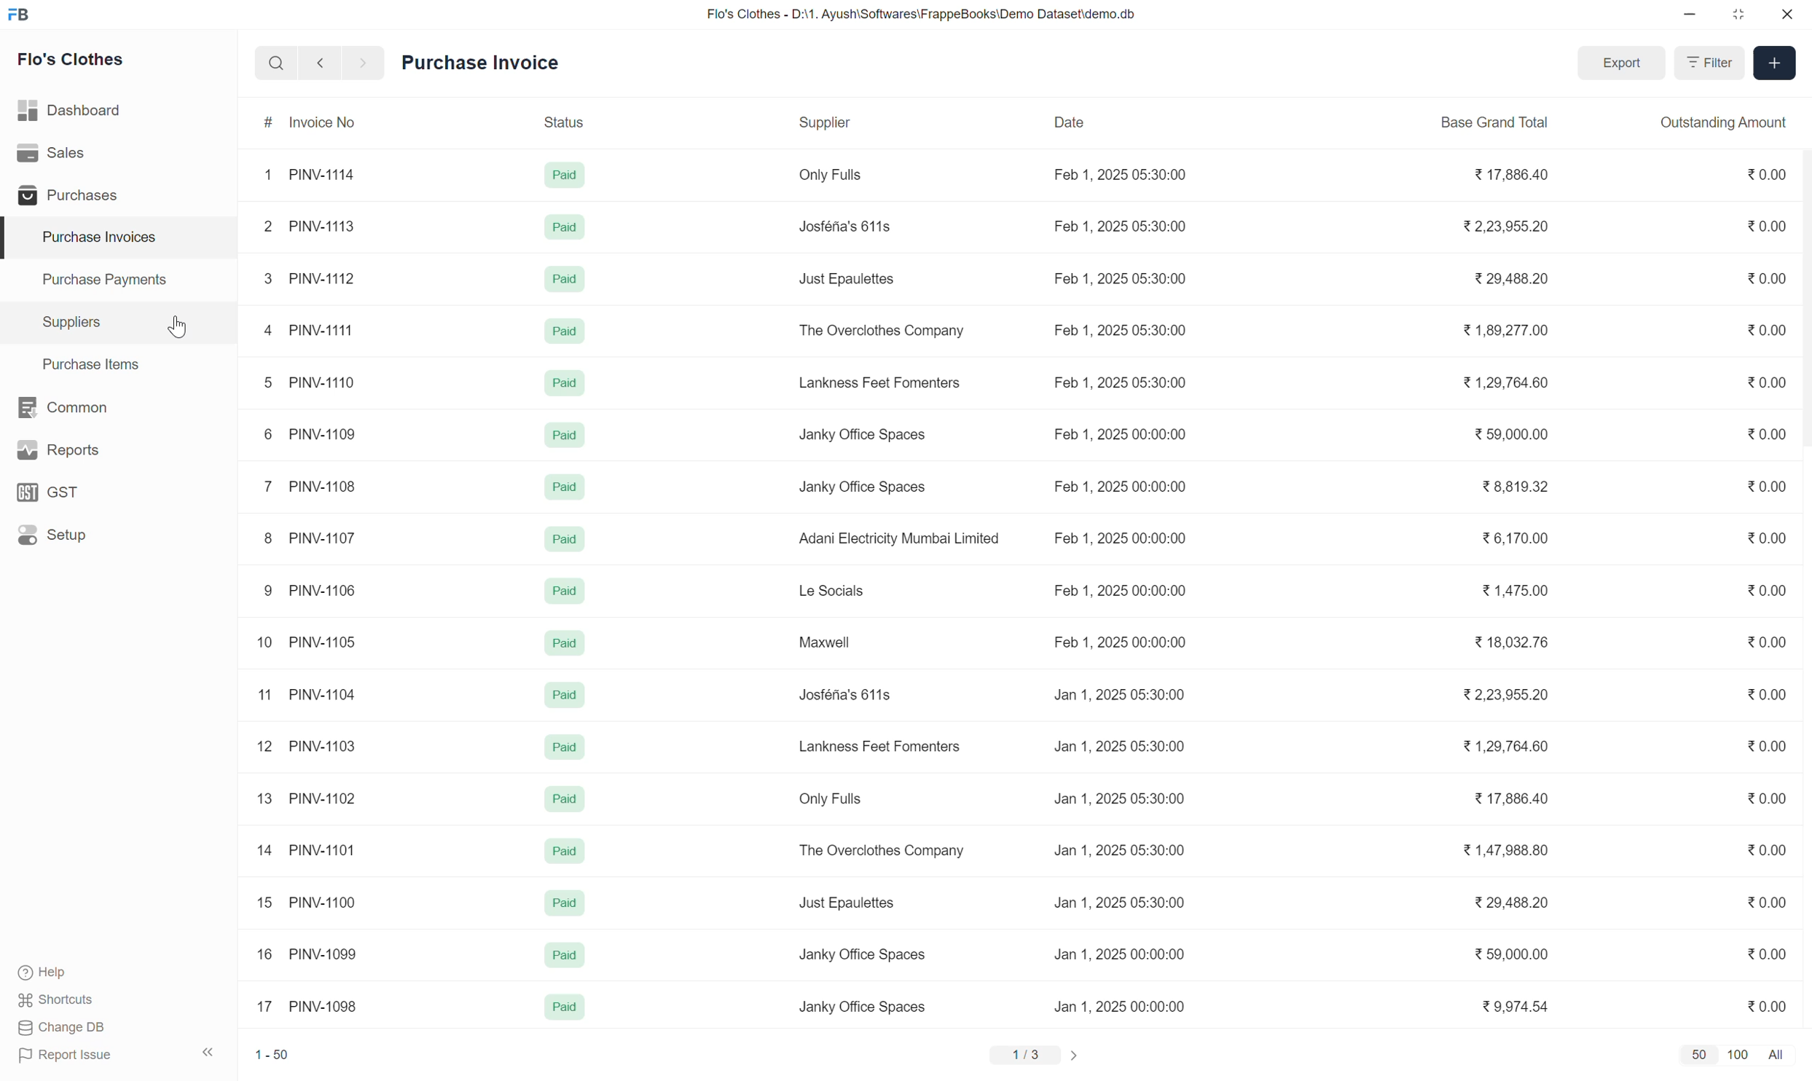  What do you see at coordinates (324, 124) in the screenshot?
I see `Invoice No` at bounding box center [324, 124].